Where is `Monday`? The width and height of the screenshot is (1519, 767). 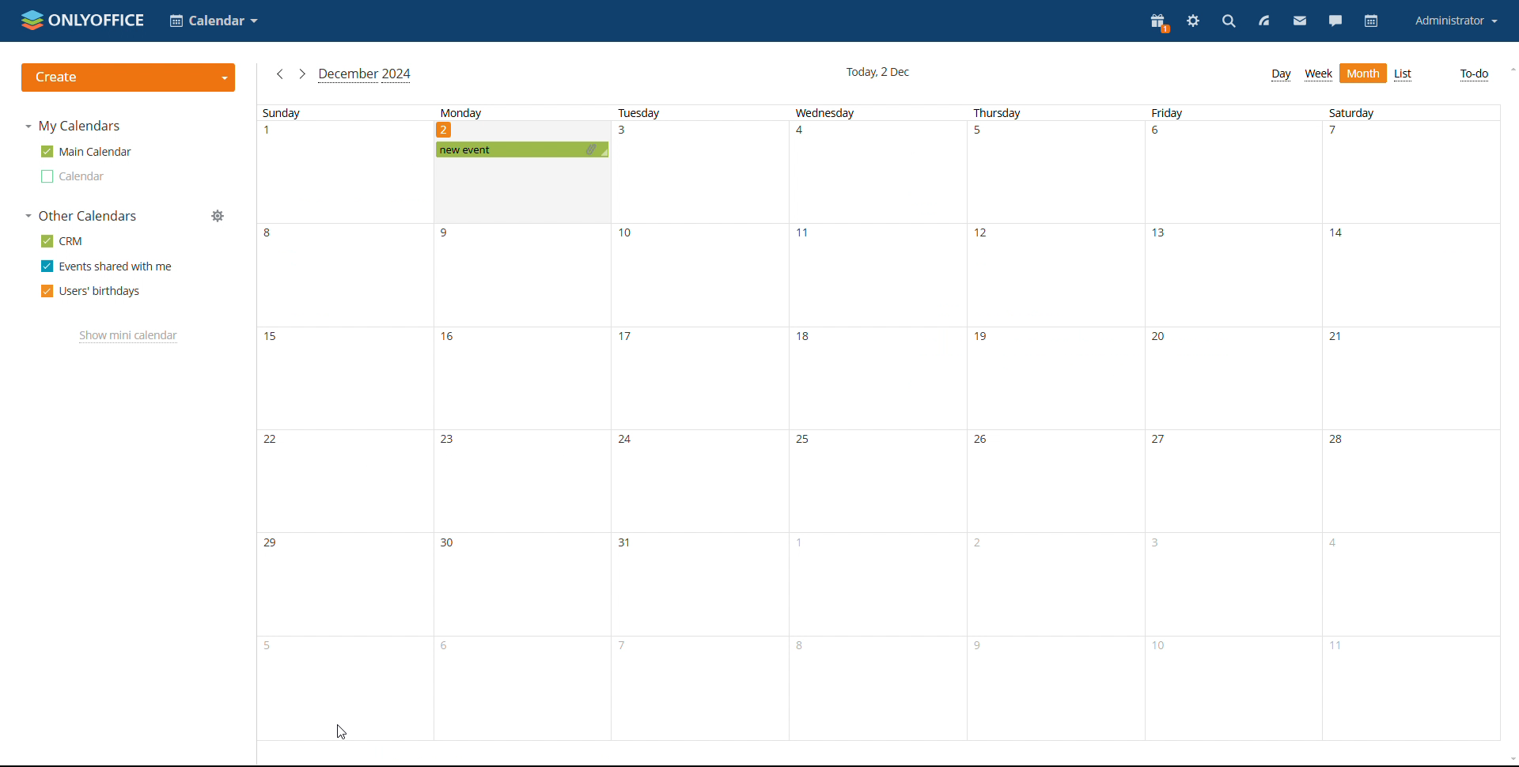 Monday is located at coordinates (503, 421).